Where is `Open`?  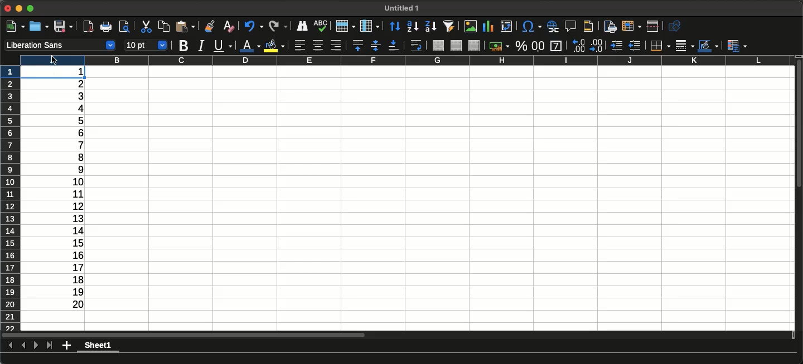 Open is located at coordinates (38, 27).